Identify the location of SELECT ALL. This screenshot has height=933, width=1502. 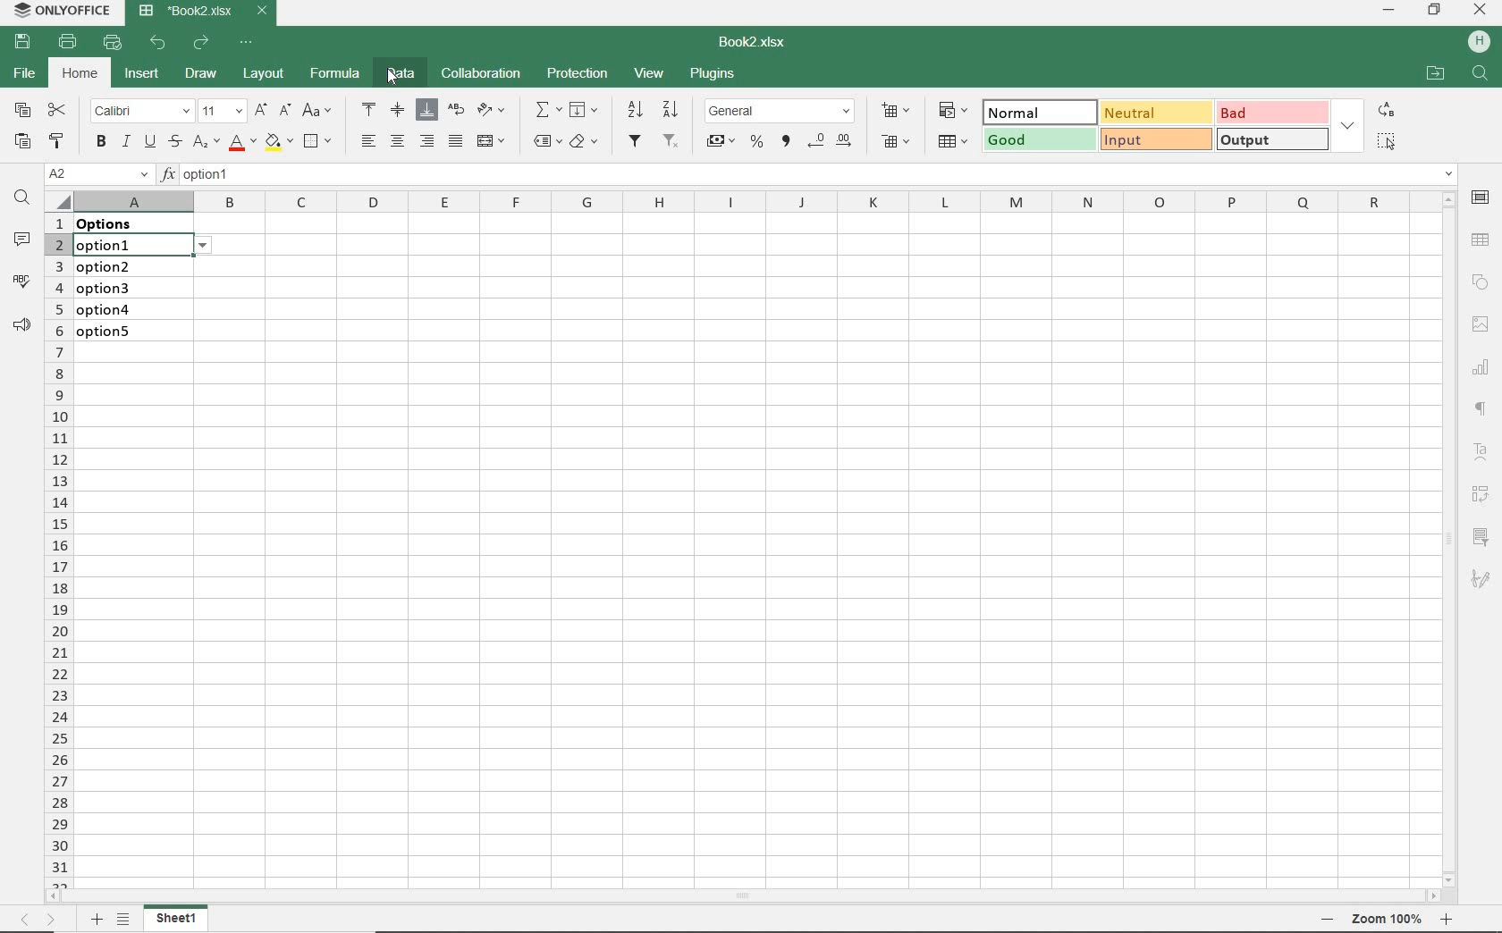
(1386, 143).